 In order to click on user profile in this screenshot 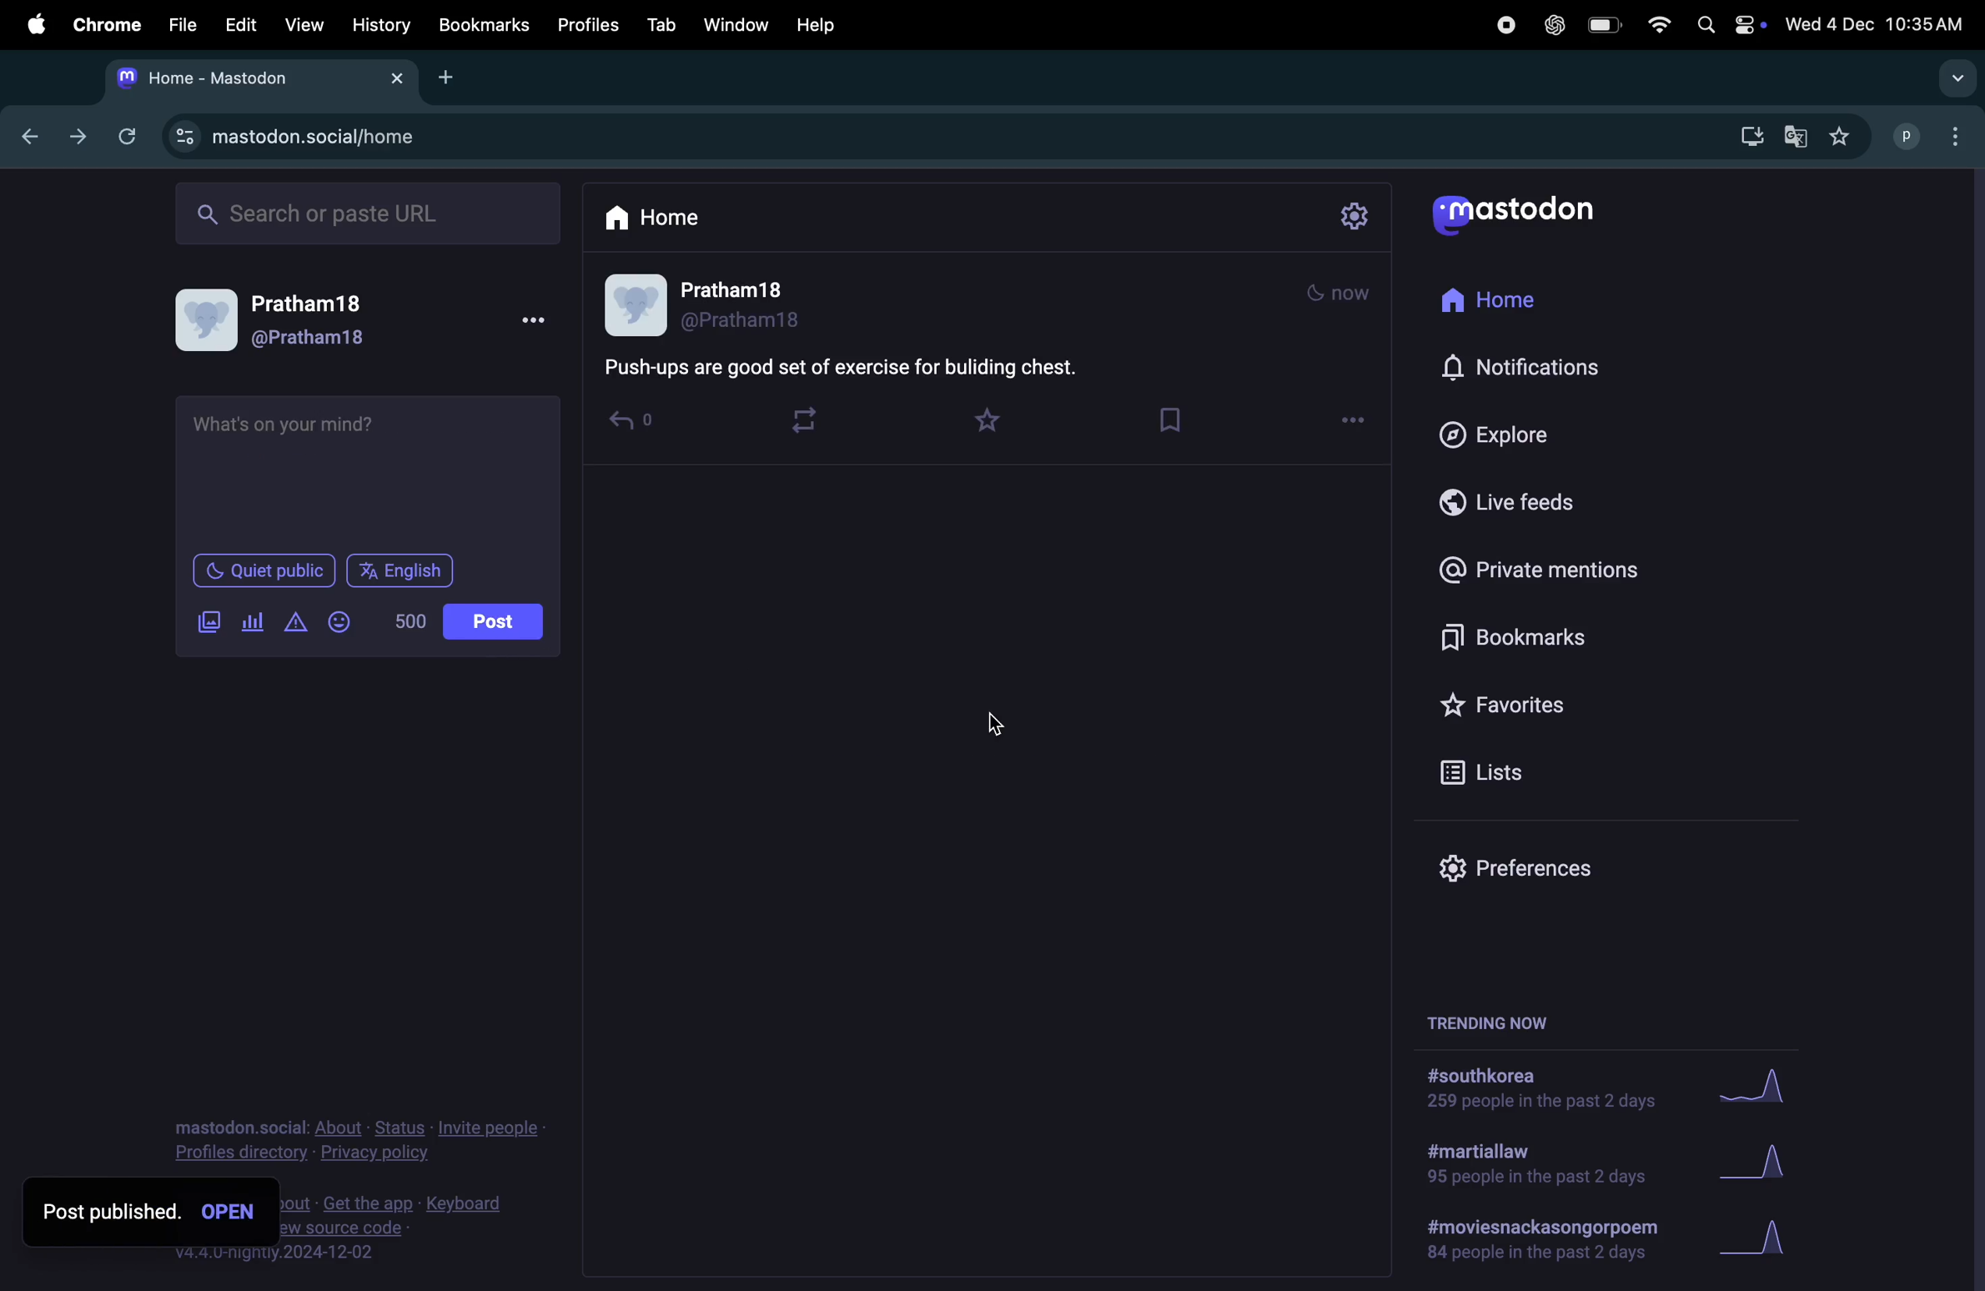, I will do `click(296, 319)`.